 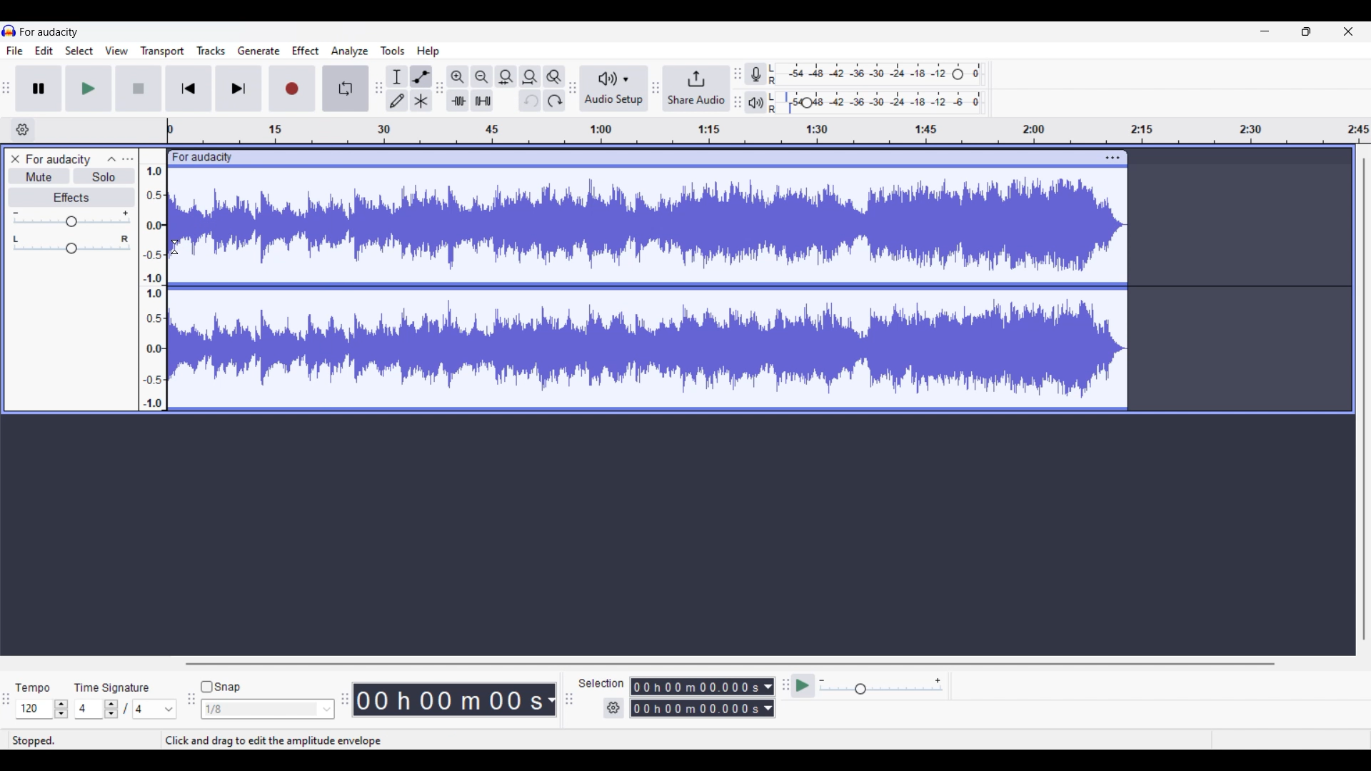 What do you see at coordinates (289, 88) in the screenshot?
I see `Record/Record new track` at bounding box center [289, 88].